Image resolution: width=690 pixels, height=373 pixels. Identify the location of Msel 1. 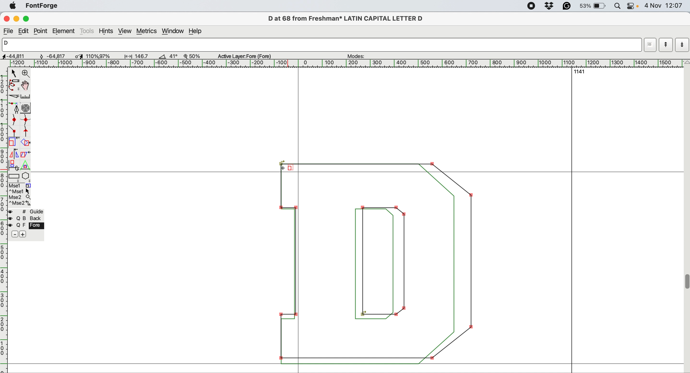
(23, 185).